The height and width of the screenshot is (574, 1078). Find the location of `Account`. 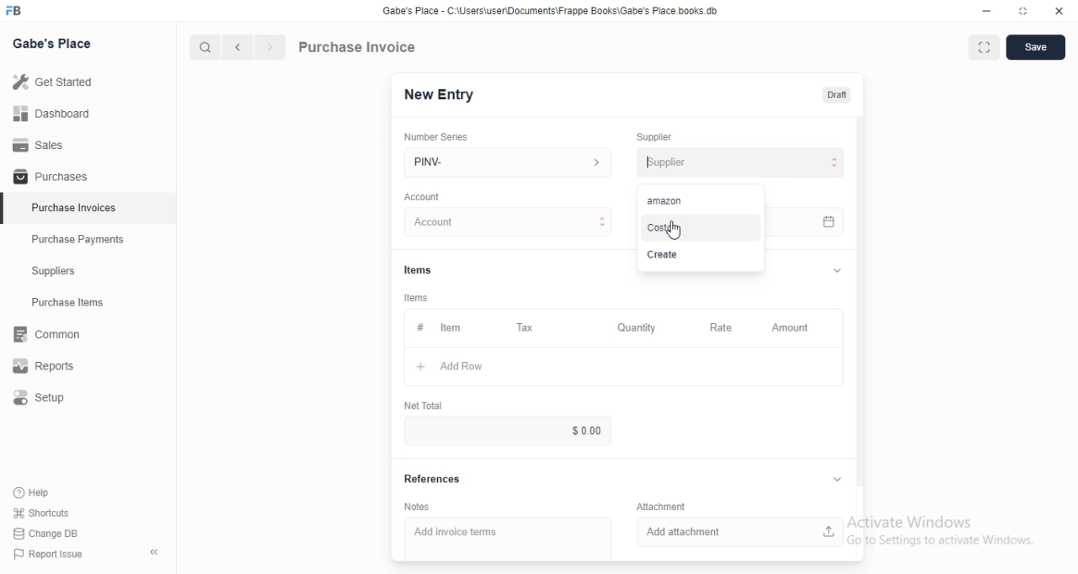

Account is located at coordinates (508, 221).